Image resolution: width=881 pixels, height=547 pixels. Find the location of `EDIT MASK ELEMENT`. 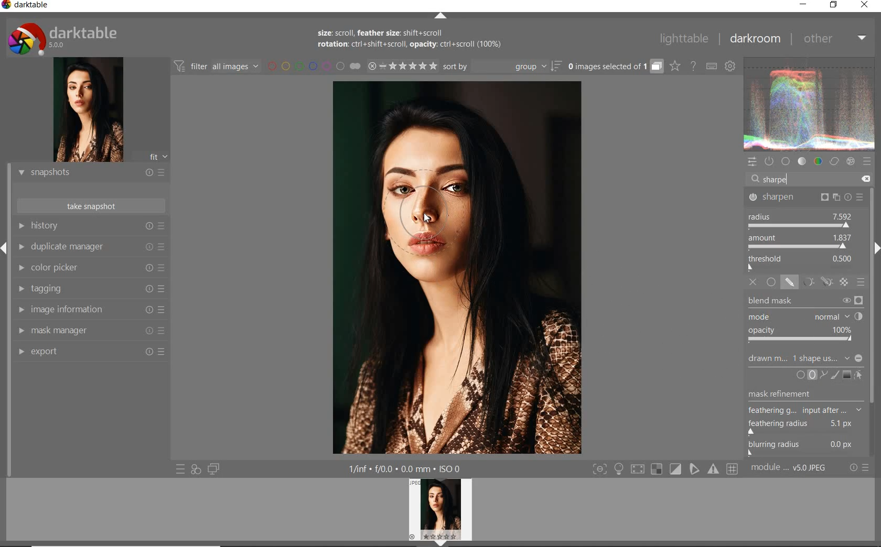

EDIT MASK ELEMENT is located at coordinates (860, 374).